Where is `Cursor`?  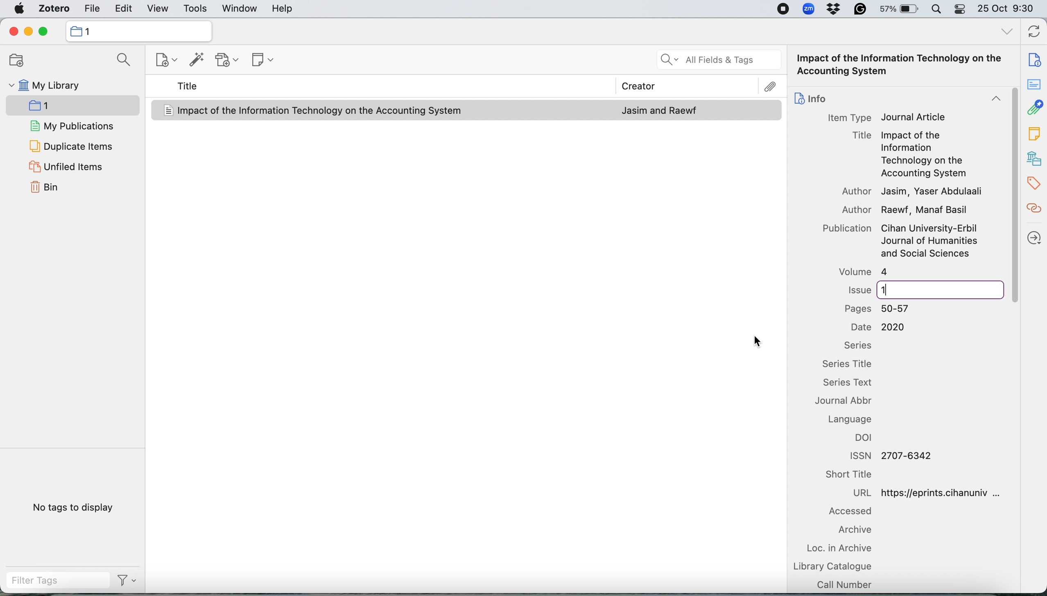 Cursor is located at coordinates (1013, 195).